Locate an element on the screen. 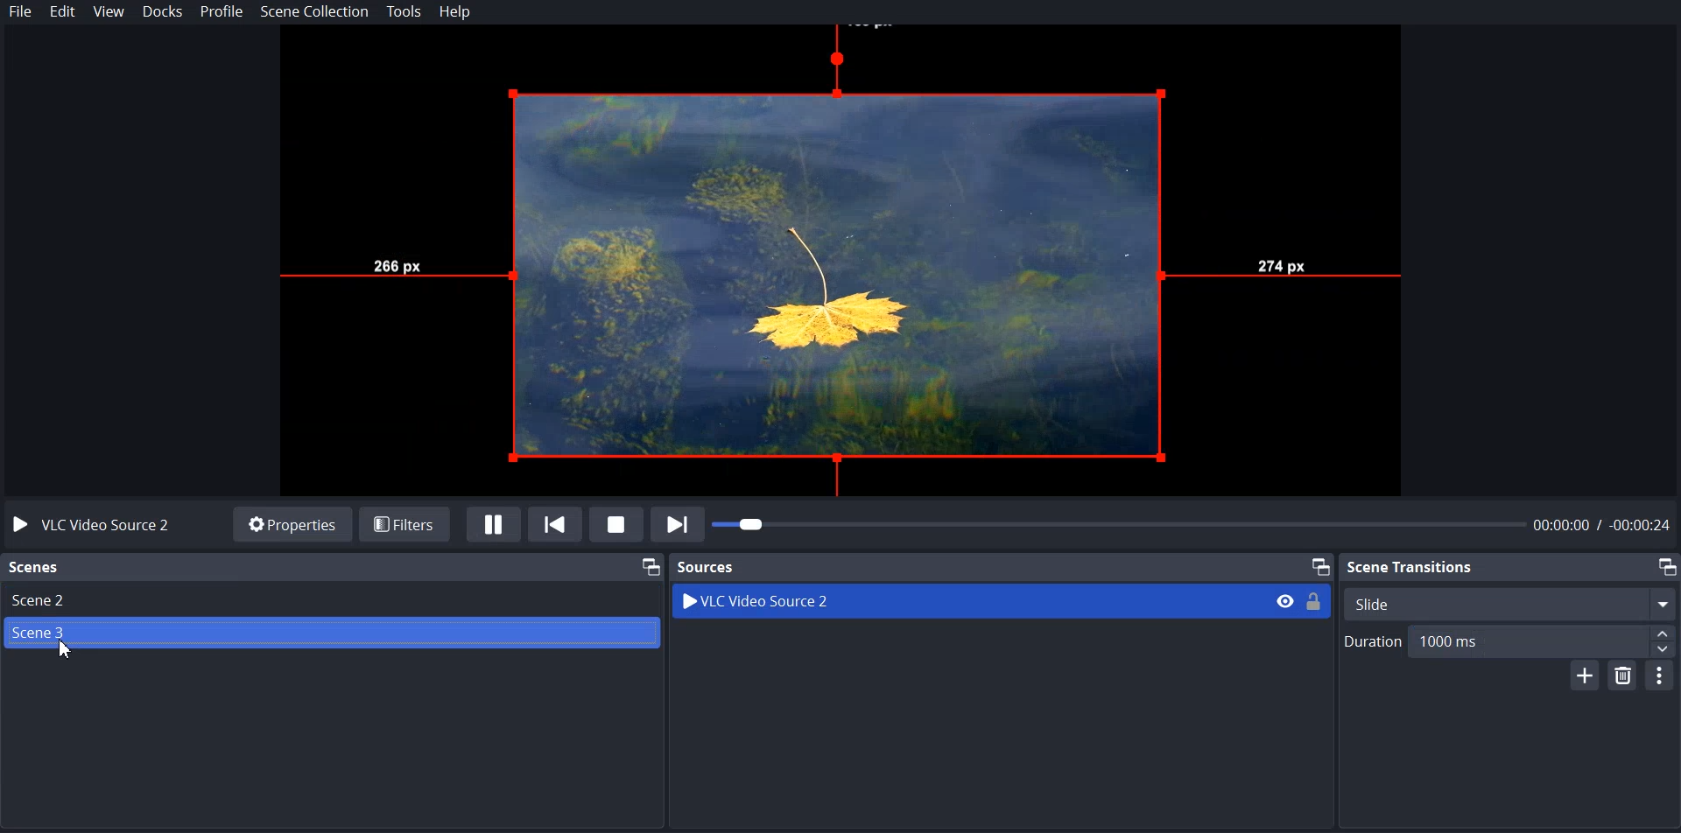 This screenshot has height=833, width=1681. Scene transition is located at coordinates (1510, 565).